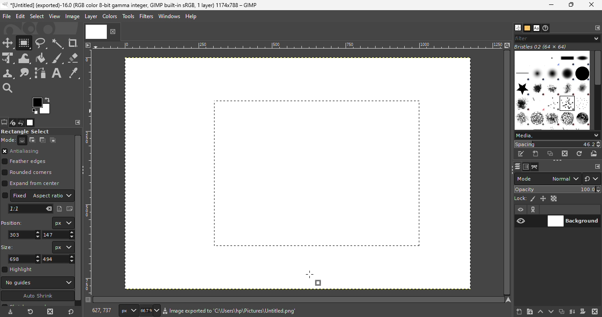  What do you see at coordinates (76, 123) in the screenshot?
I see `Configure this tab` at bounding box center [76, 123].